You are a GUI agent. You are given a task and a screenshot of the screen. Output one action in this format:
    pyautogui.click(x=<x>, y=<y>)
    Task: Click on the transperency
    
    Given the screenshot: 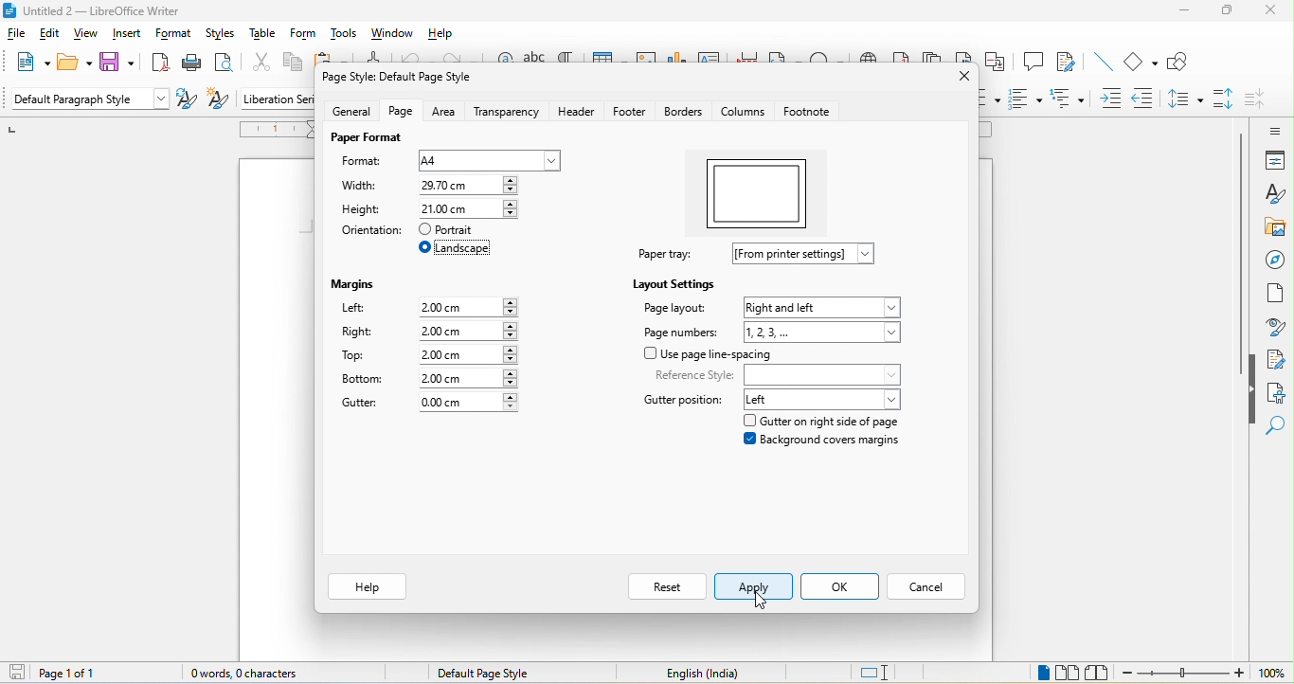 What is the action you would take?
    pyautogui.click(x=505, y=112)
    